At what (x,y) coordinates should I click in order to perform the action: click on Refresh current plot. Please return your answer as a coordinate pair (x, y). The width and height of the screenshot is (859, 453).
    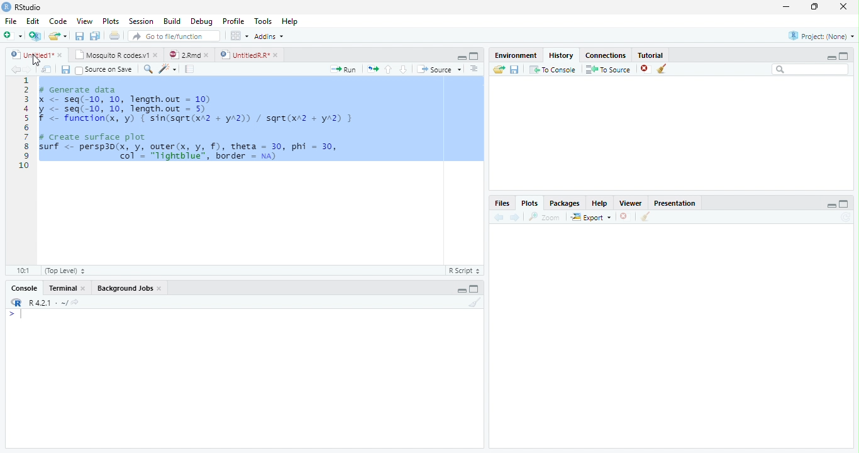
    Looking at the image, I should click on (847, 217).